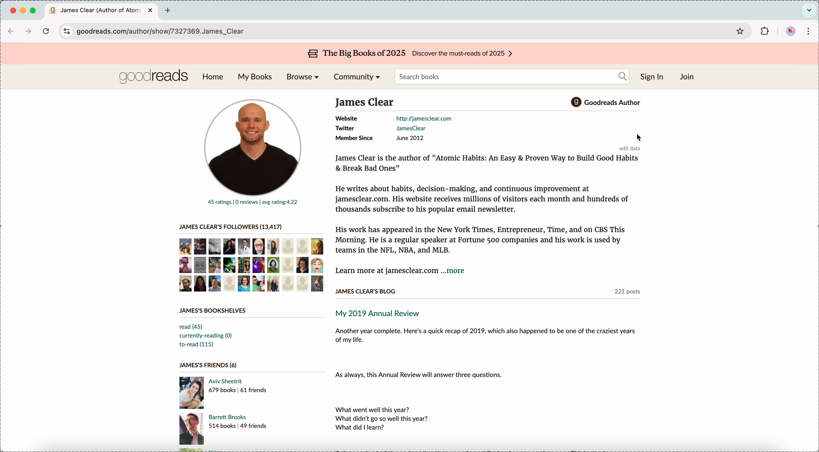 The image size is (819, 452). What do you see at coordinates (766, 31) in the screenshot?
I see `extensions` at bounding box center [766, 31].